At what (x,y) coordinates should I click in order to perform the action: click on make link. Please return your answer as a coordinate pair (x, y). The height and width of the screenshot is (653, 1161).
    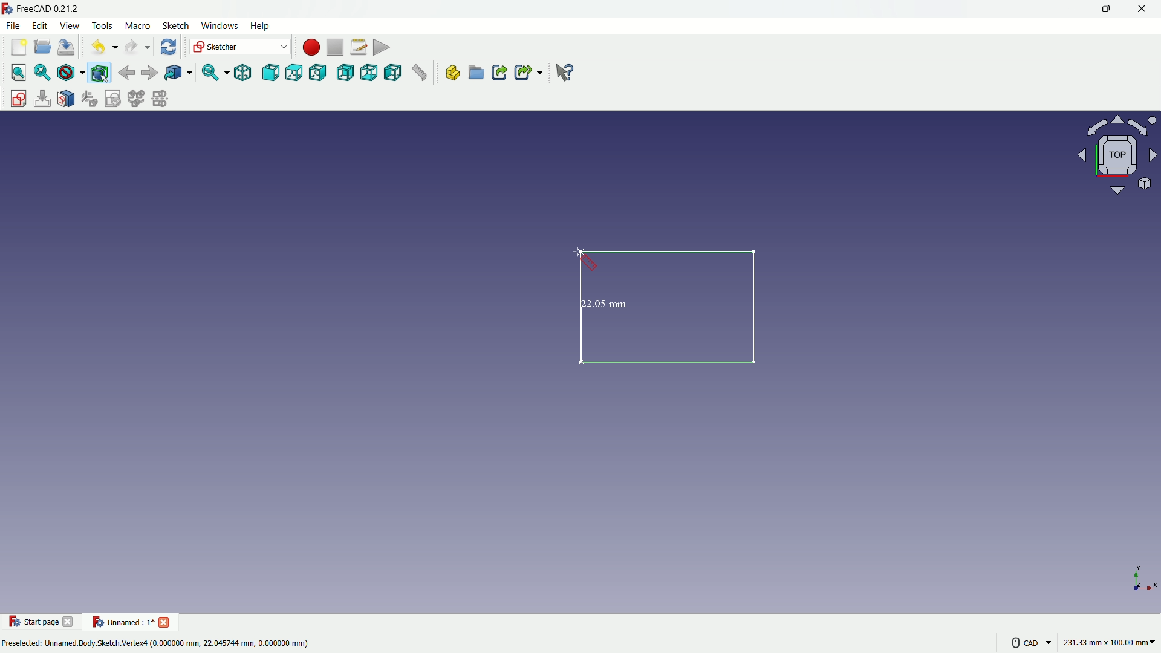
    Looking at the image, I should click on (499, 74).